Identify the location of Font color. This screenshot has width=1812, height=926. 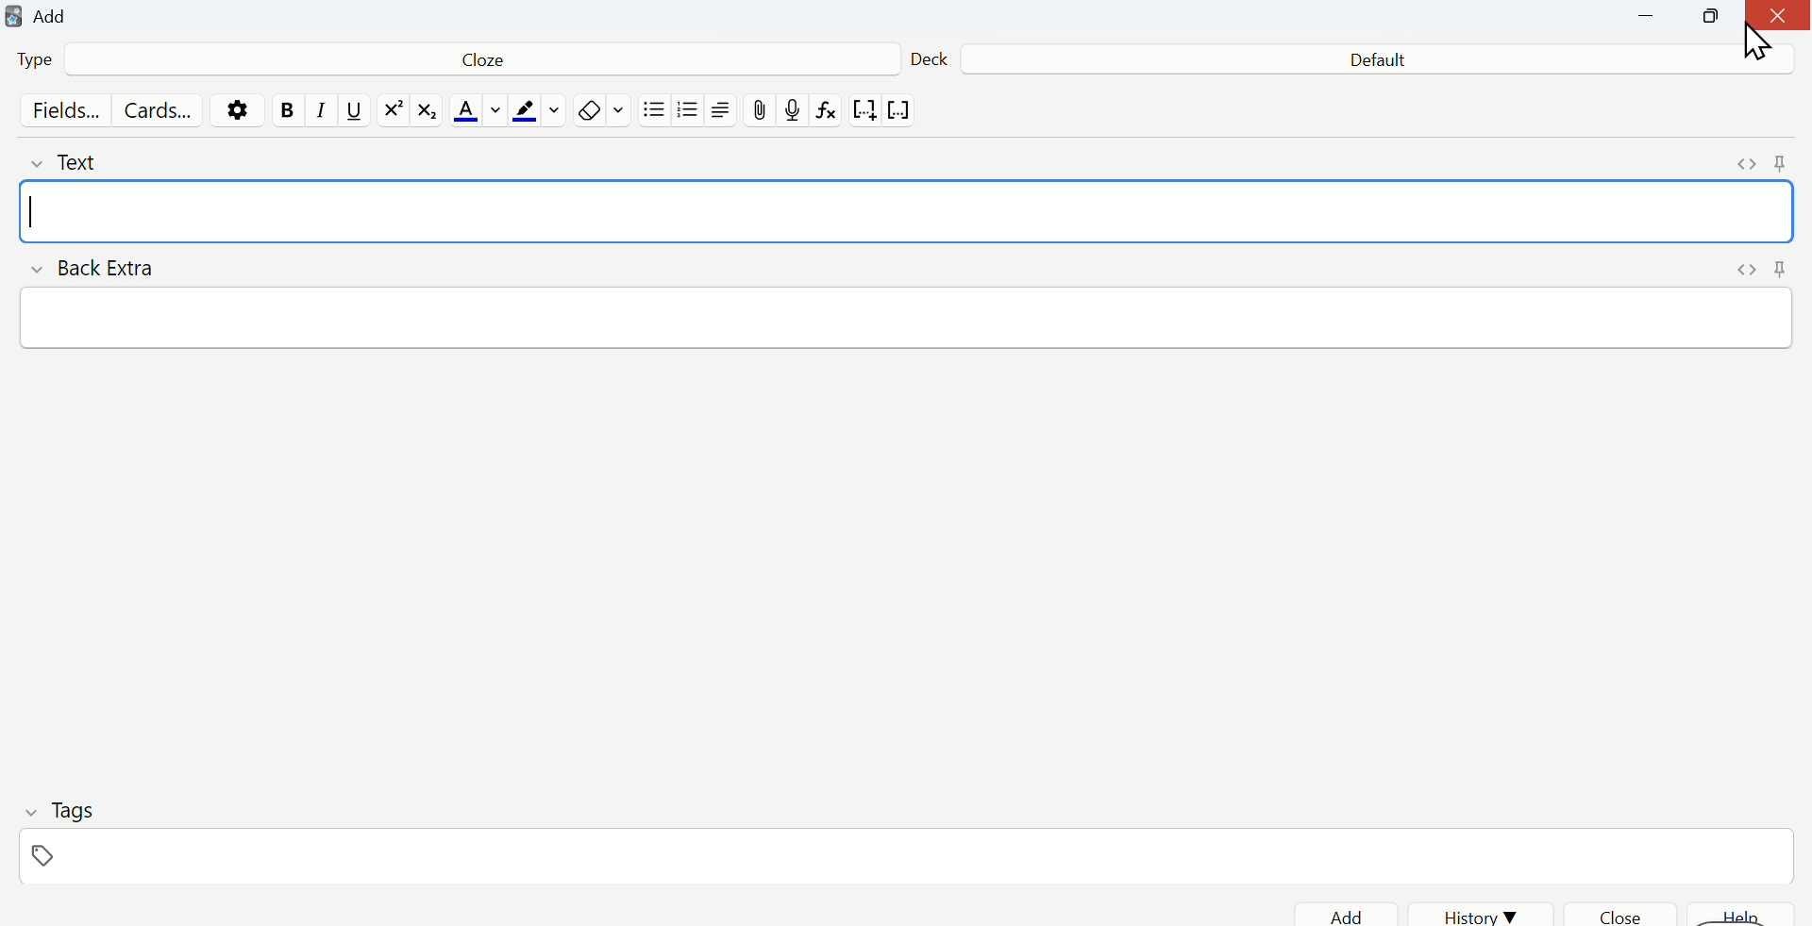
(474, 112).